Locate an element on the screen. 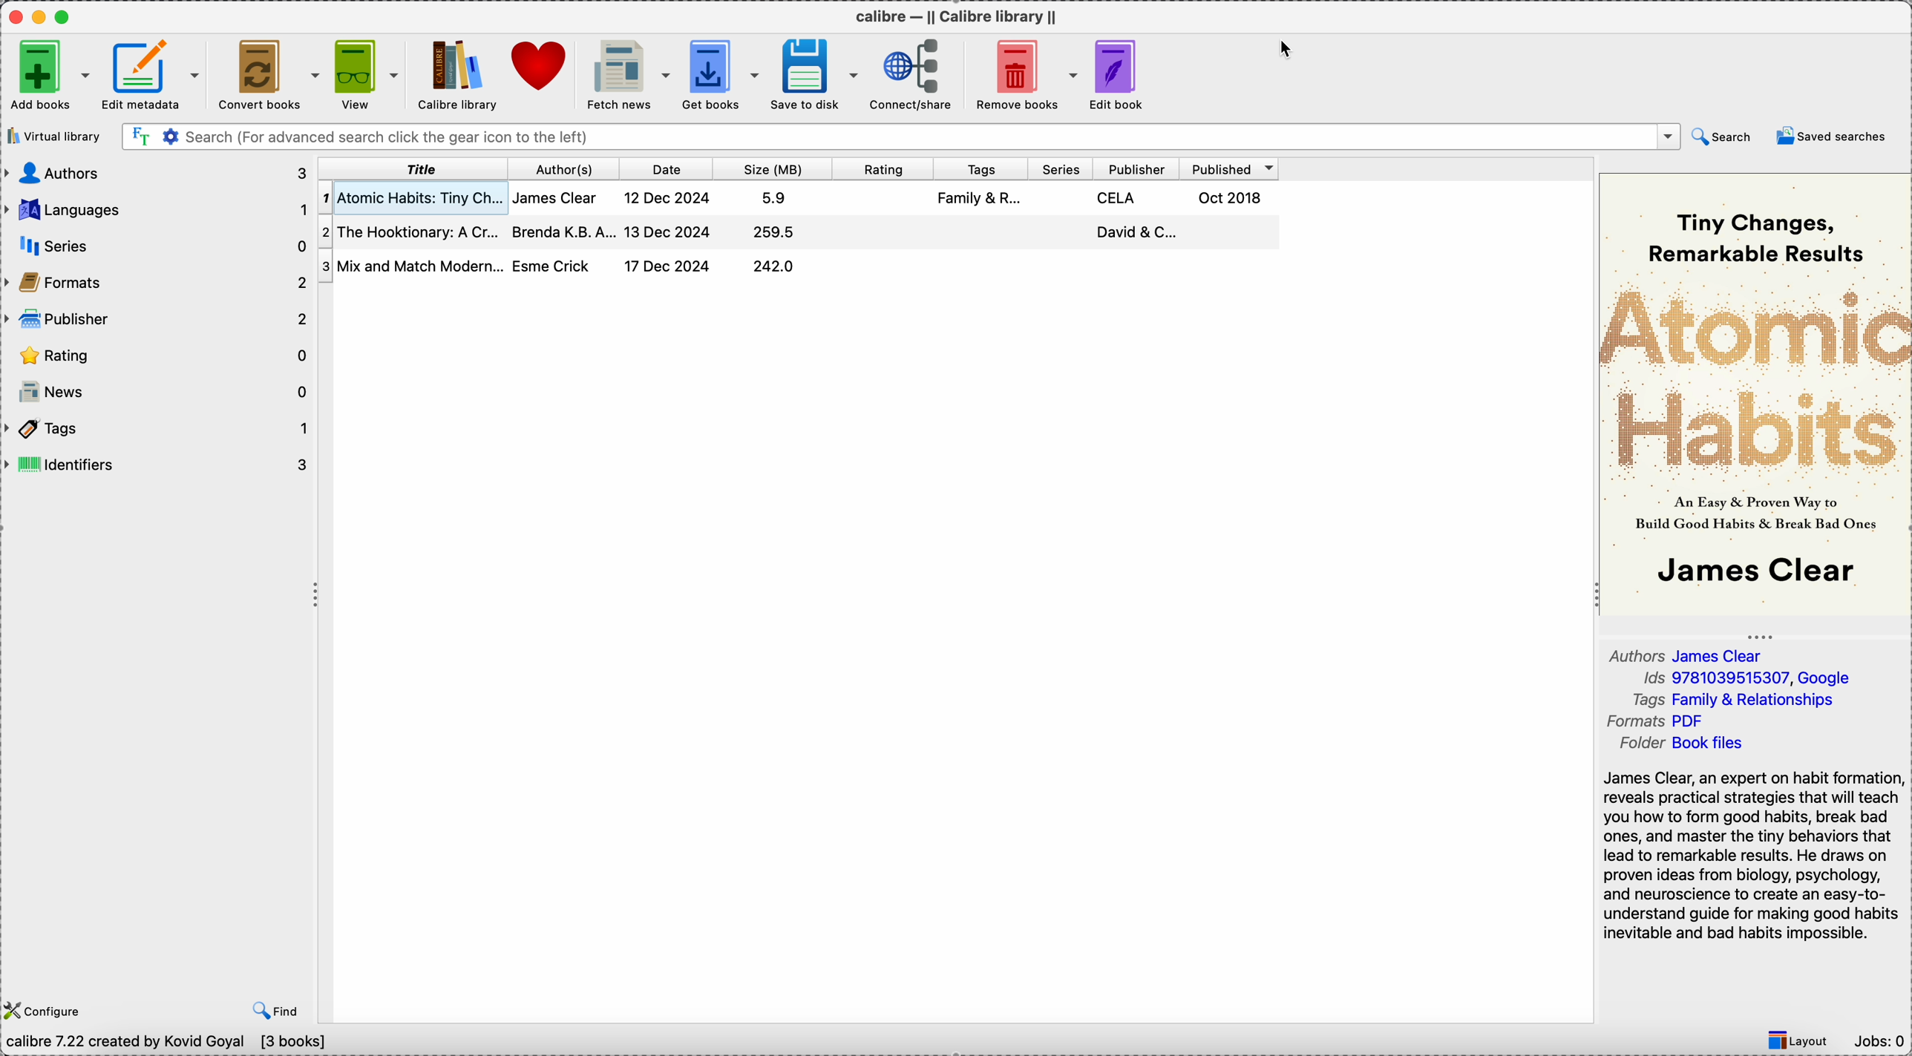 This screenshot has width=1912, height=1056. Atomic Habits: Tiny Ch... is located at coordinates (411, 197).